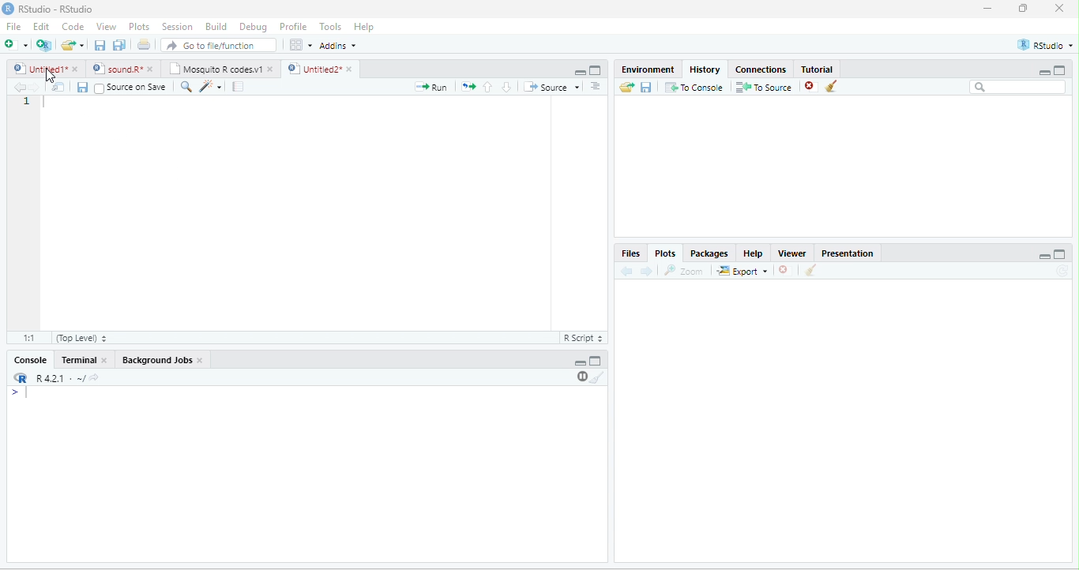 This screenshot has height=570, width=1079. Describe the element at coordinates (338, 46) in the screenshot. I see `Addins` at that location.